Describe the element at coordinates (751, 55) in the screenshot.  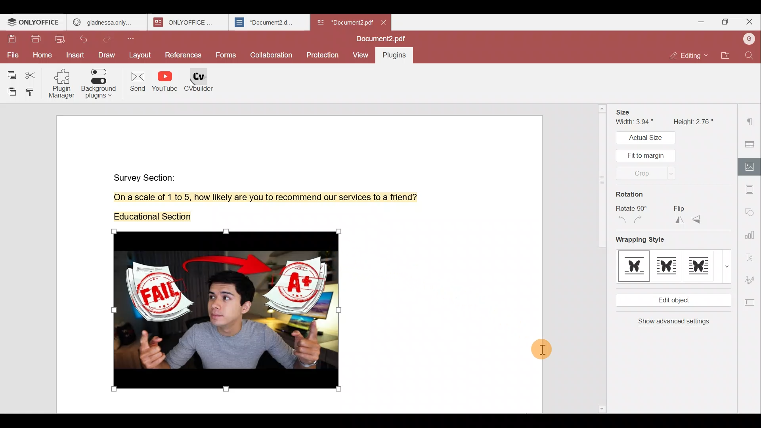
I see `Find` at that location.